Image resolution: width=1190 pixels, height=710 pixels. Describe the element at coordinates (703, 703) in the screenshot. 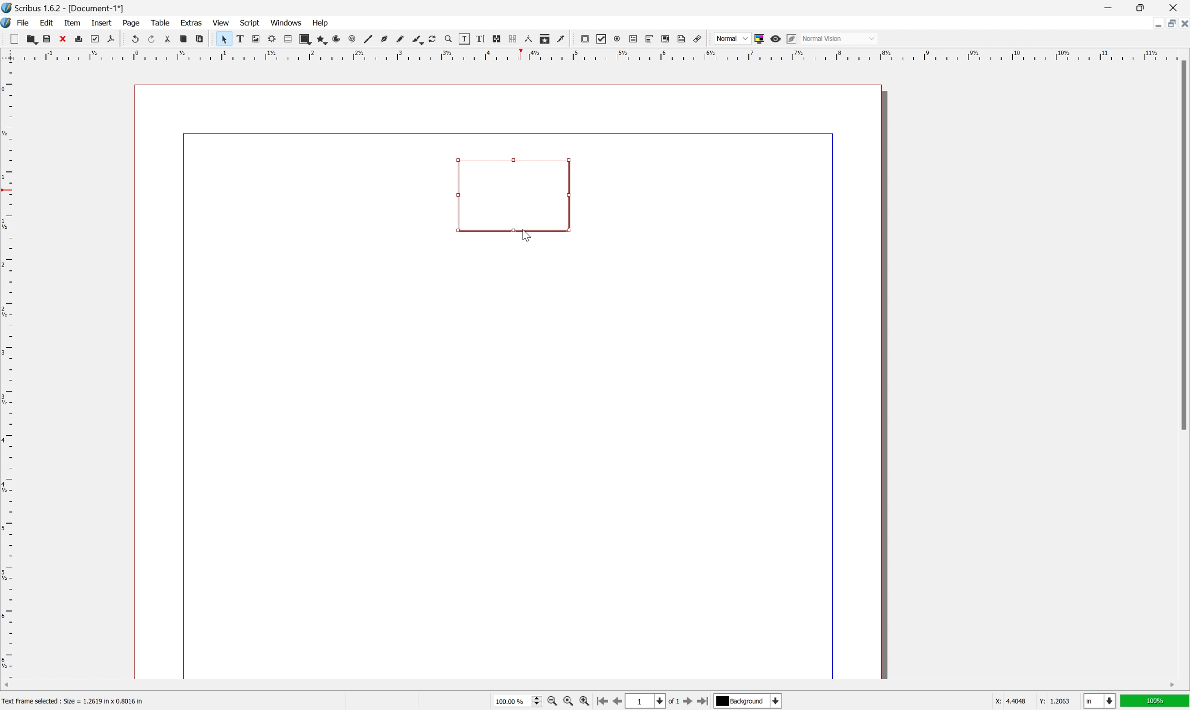

I see `go to last page` at that location.